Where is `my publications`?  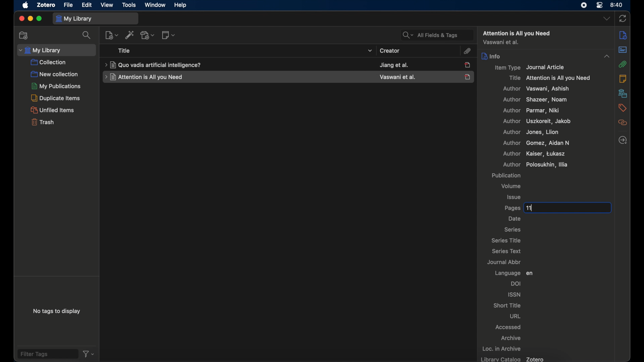
my publications is located at coordinates (55, 86).